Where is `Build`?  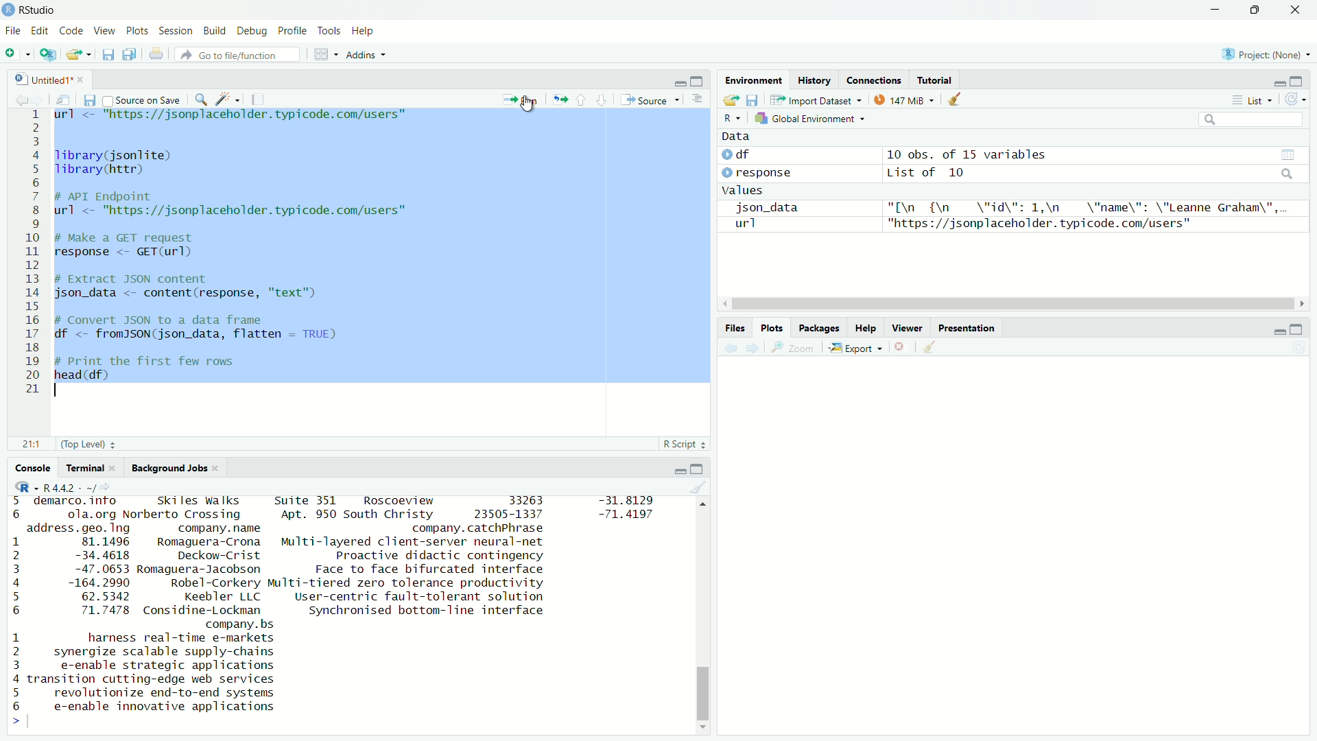 Build is located at coordinates (215, 32).